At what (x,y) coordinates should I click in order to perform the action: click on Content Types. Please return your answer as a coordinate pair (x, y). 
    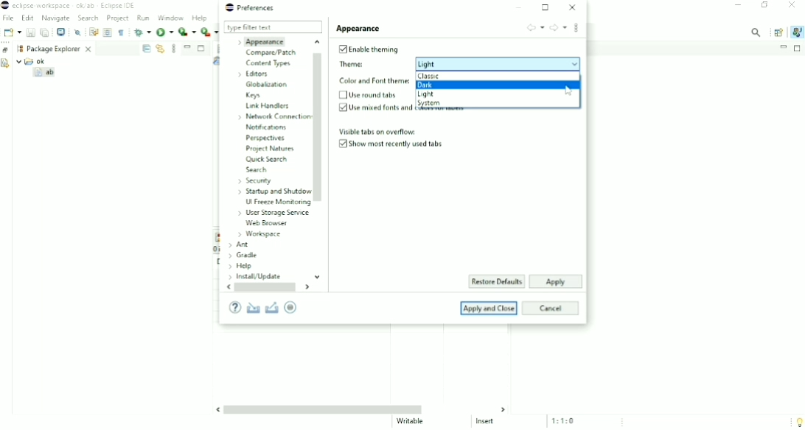
    Looking at the image, I should click on (268, 63).